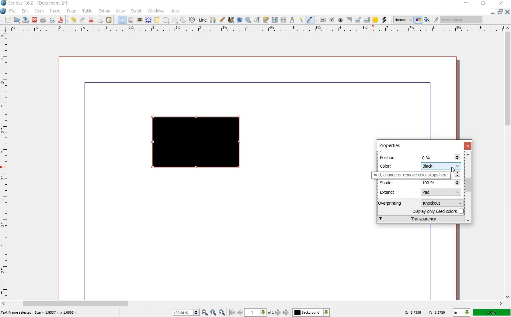 The image size is (511, 317). I want to click on file, so click(13, 11).